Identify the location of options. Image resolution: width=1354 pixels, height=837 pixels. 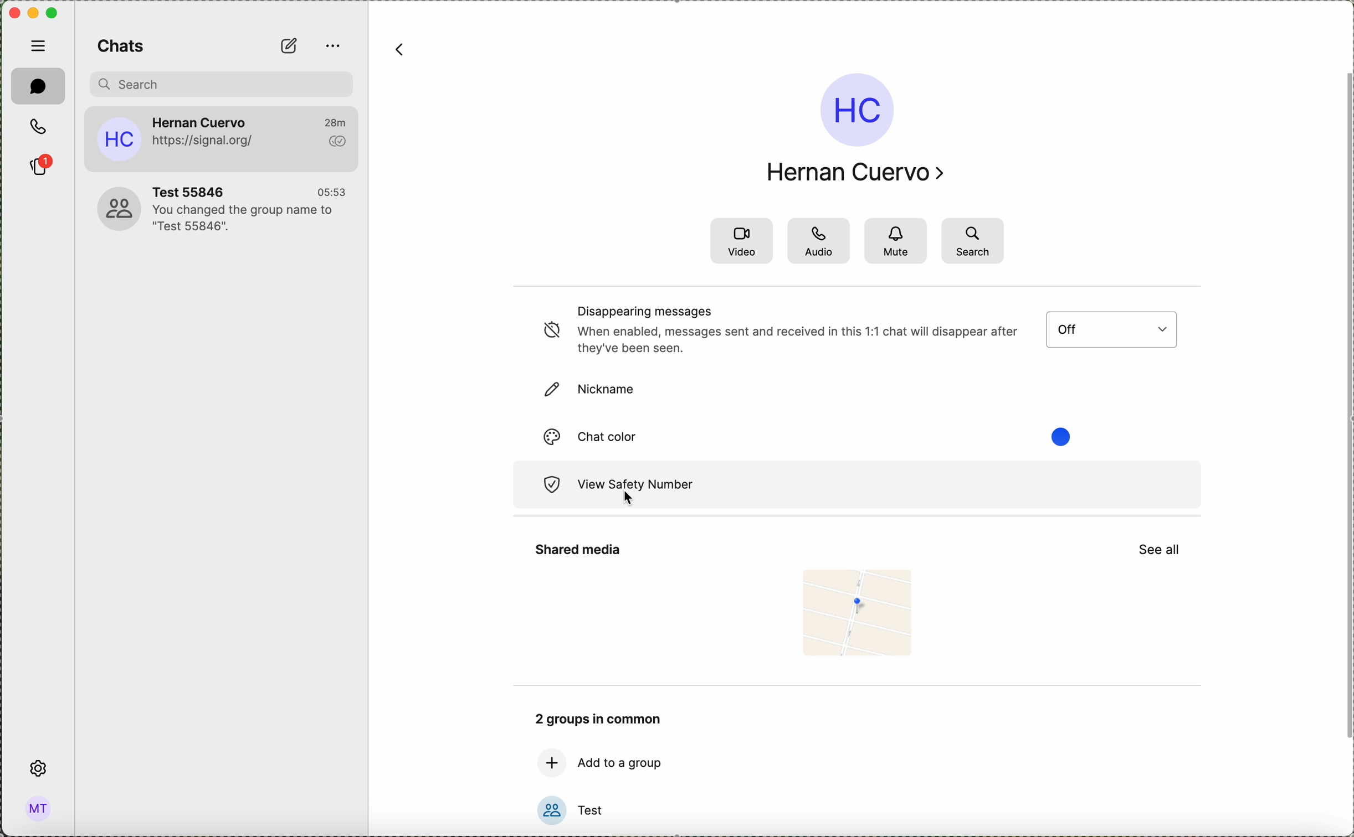
(331, 48).